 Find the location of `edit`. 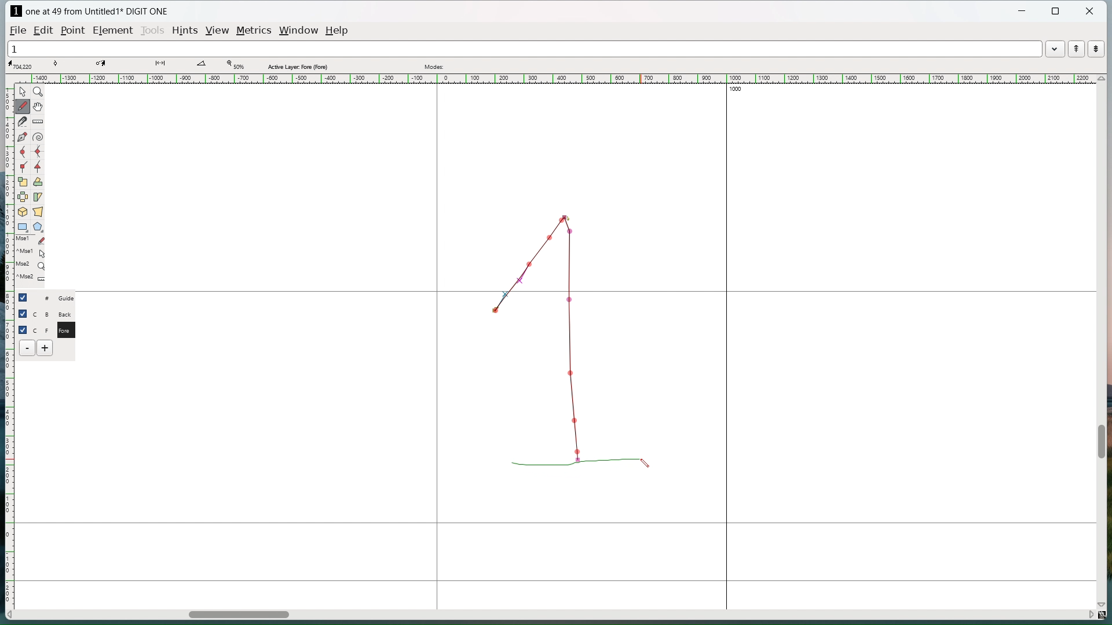

edit is located at coordinates (45, 30).